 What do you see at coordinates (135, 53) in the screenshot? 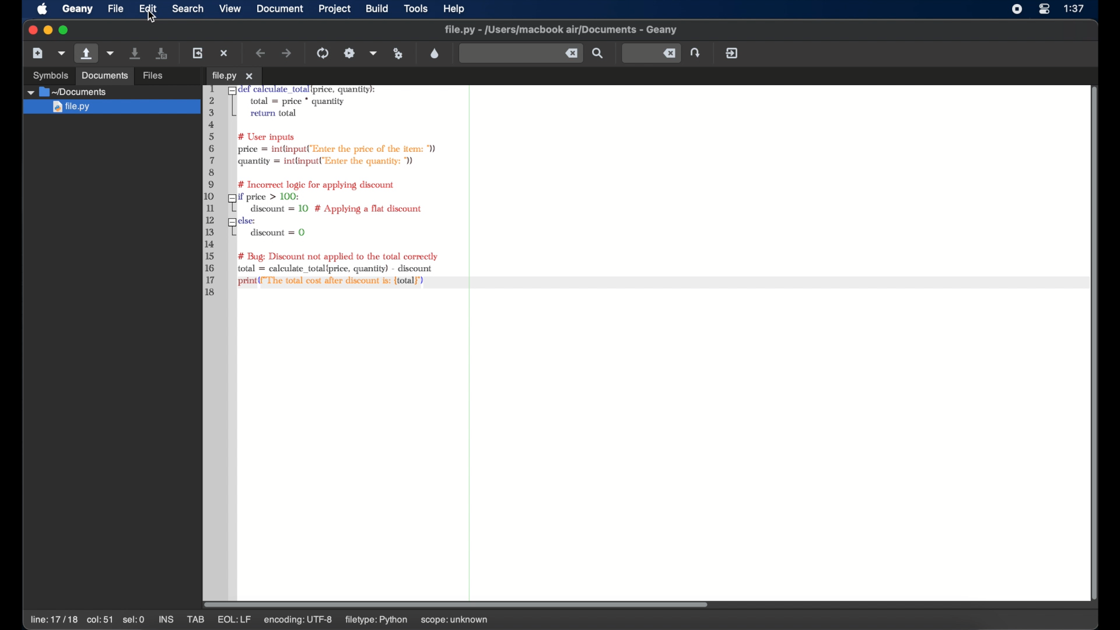
I see `save current file` at bounding box center [135, 53].